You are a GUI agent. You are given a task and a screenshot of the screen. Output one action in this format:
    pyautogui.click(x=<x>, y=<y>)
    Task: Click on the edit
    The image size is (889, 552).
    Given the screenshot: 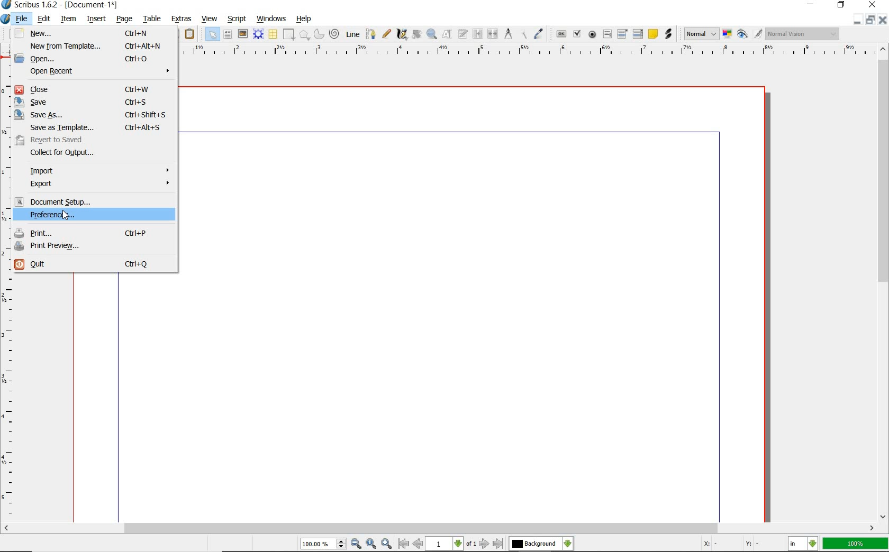 What is the action you would take?
    pyautogui.click(x=45, y=19)
    